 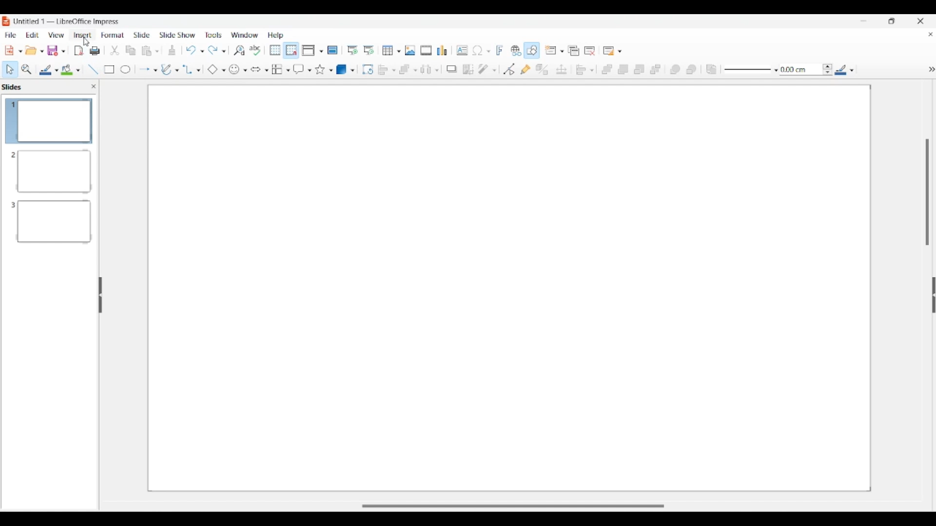 I want to click on Line color options, so click(x=844, y=69).